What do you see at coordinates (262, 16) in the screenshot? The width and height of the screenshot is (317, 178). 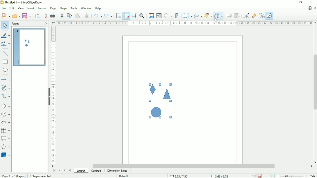 I see `Toggle extrusion` at bounding box center [262, 16].